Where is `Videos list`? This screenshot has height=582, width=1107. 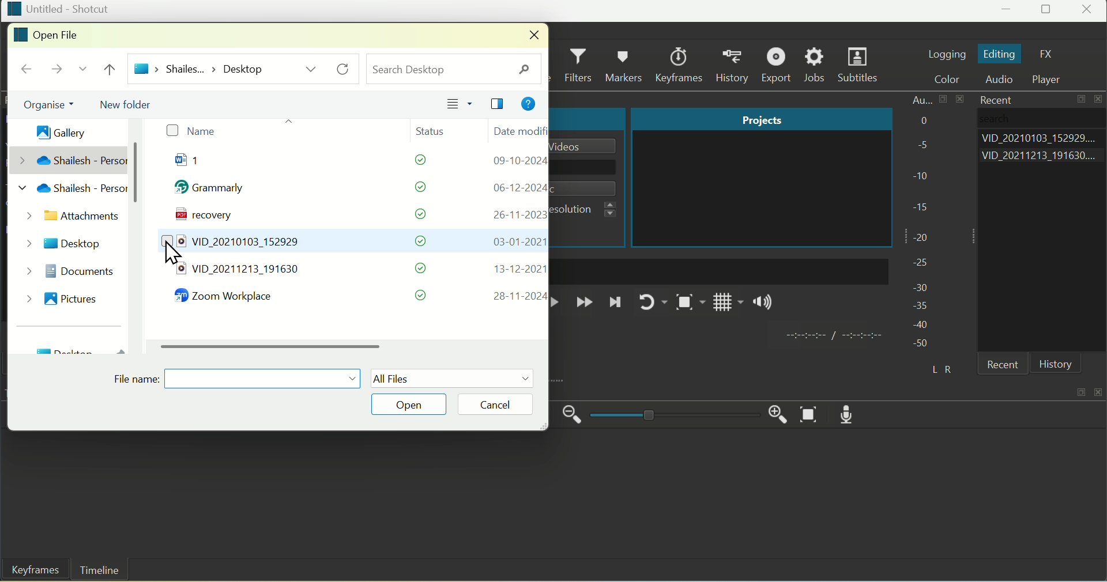 Videos list is located at coordinates (1042, 157).